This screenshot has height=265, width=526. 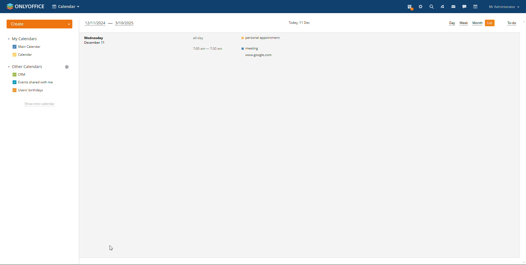 What do you see at coordinates (110, 23) in the screenshot?
I see `next three months` at bounding box center [110, 23].